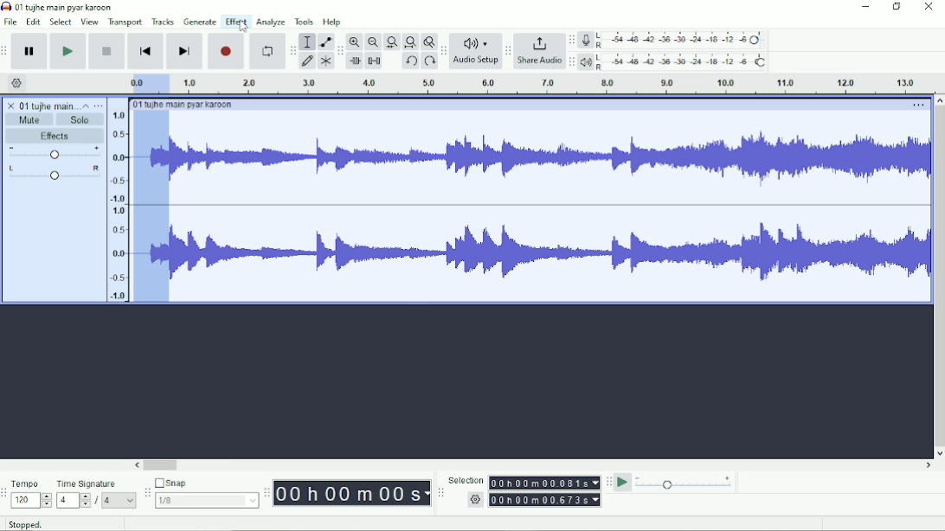  I want to click on 00 h 00 m 00.081s, so click(543, 483).